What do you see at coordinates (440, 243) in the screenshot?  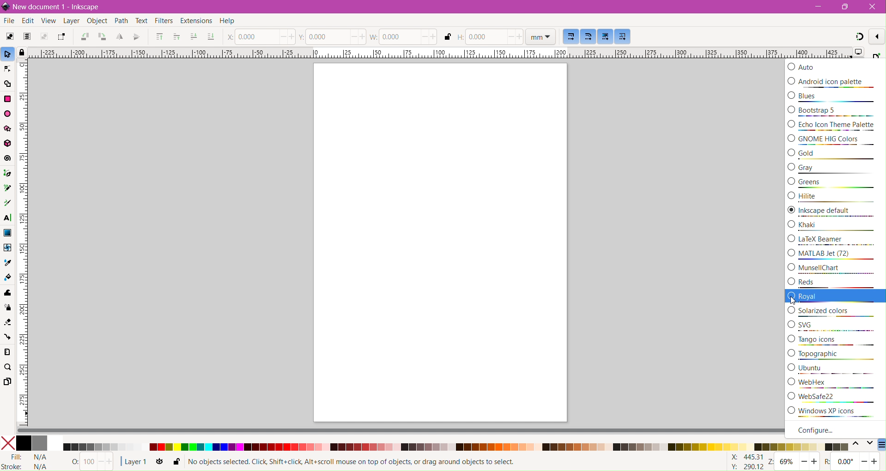 I see `current page` at bounding box center [440, 243].